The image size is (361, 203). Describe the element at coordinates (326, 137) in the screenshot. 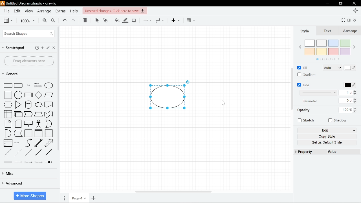

I see `Copy Style` at that location.